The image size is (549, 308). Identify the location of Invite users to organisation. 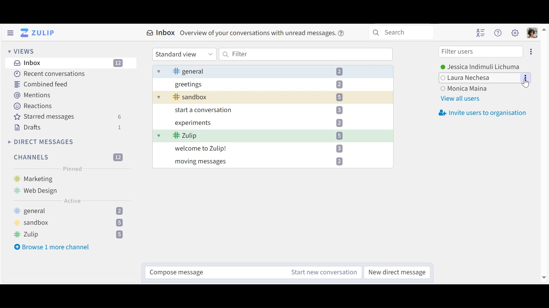
(480, 113).